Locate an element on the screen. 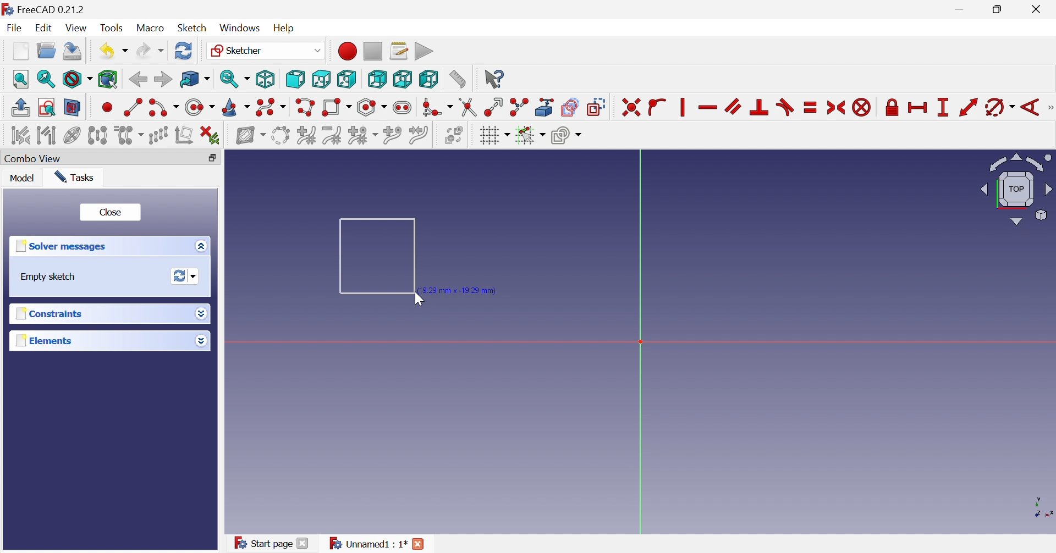  Split edge is located at coordinates (520, 107).